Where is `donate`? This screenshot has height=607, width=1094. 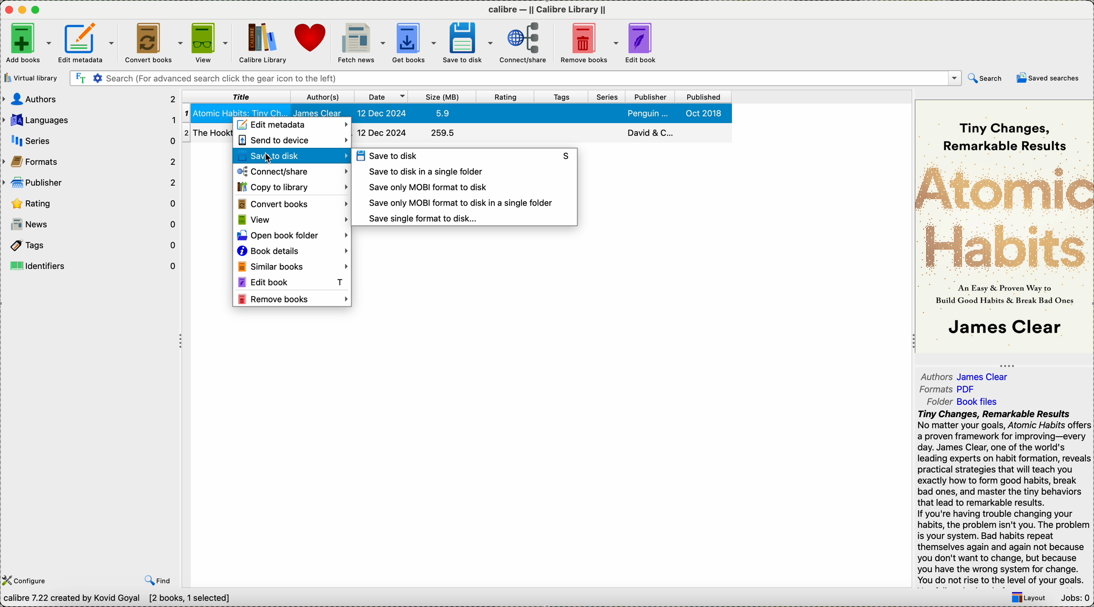 donate is located at coordinates (313, 40).